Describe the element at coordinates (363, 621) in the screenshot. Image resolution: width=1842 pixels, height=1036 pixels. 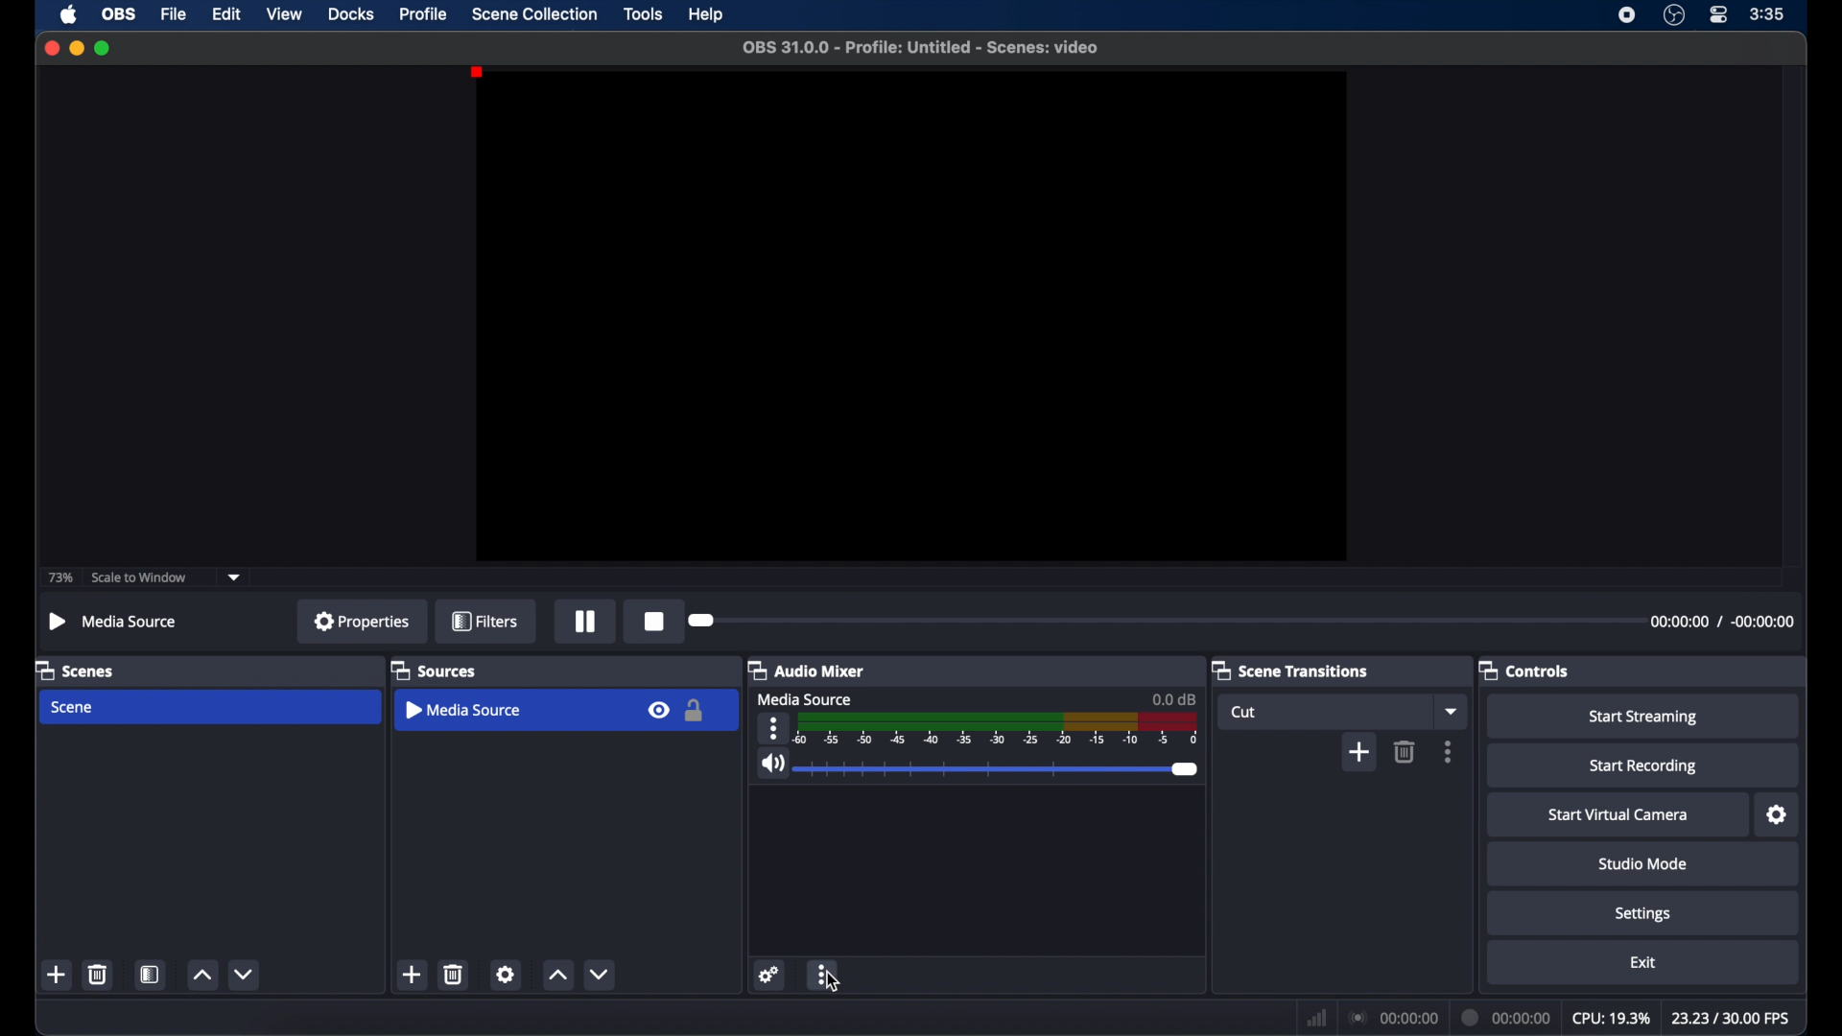
I see `properties` at that location.